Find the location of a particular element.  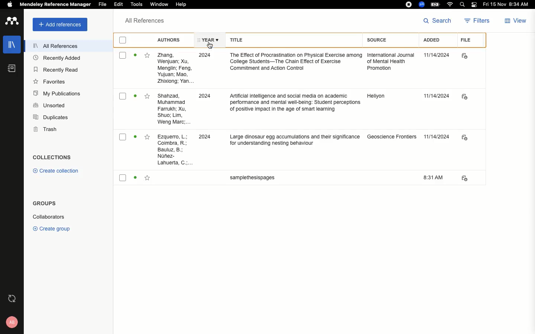

select document is located at coordinates (123, 56).